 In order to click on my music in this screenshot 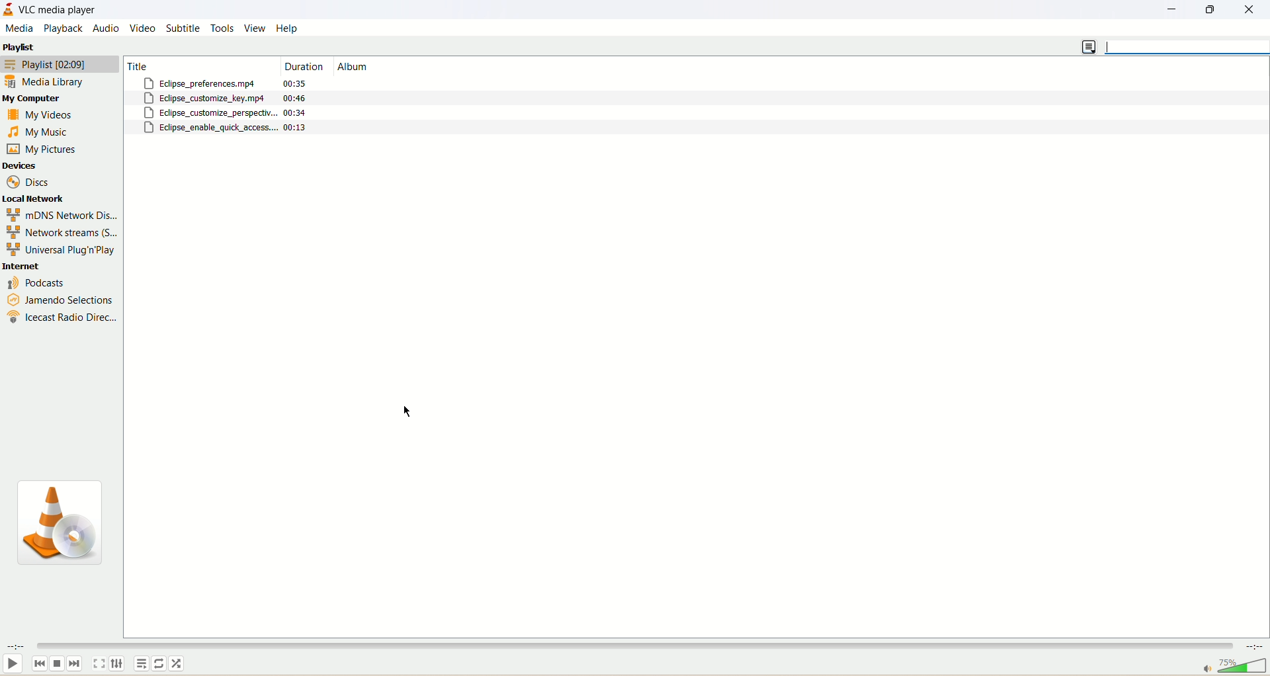, I will do `click(39, 131)`.